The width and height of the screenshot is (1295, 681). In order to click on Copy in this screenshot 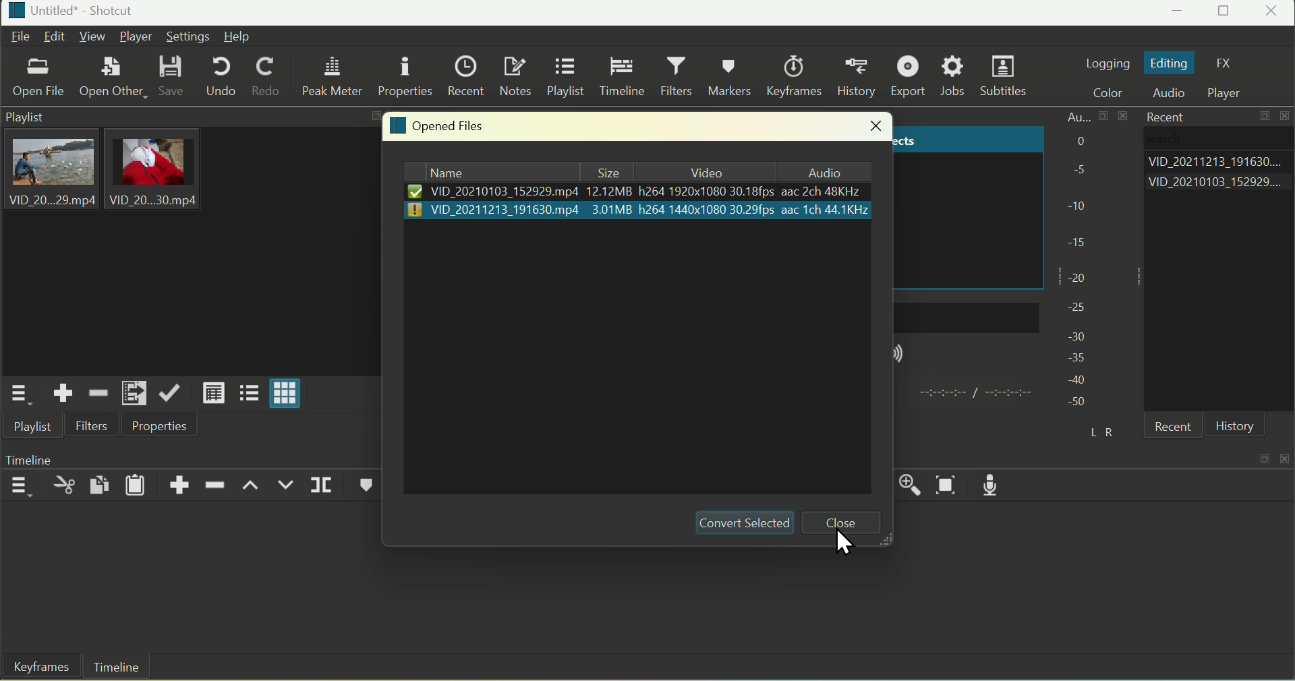, I will do `click(101, 483)`.